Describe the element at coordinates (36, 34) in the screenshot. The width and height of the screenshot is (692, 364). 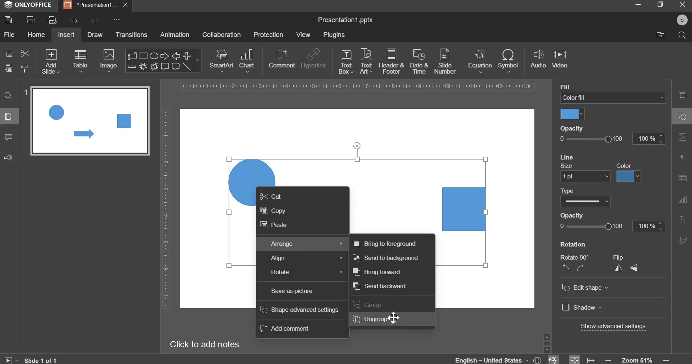
I see `home` at that location.